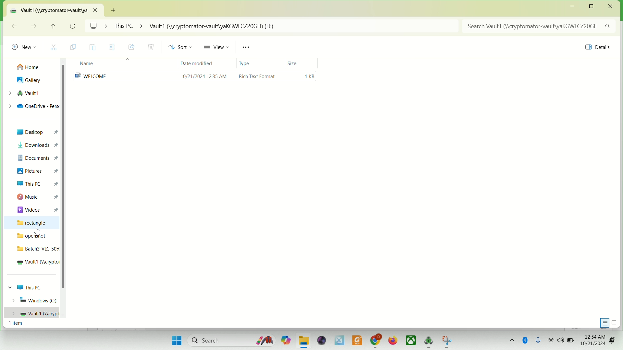  I want to click on videos, so click(37, 209).